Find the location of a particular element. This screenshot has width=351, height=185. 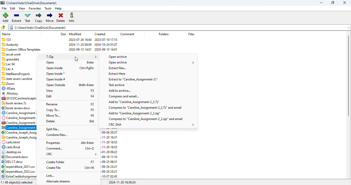

files is located at coordinates (190, 34).